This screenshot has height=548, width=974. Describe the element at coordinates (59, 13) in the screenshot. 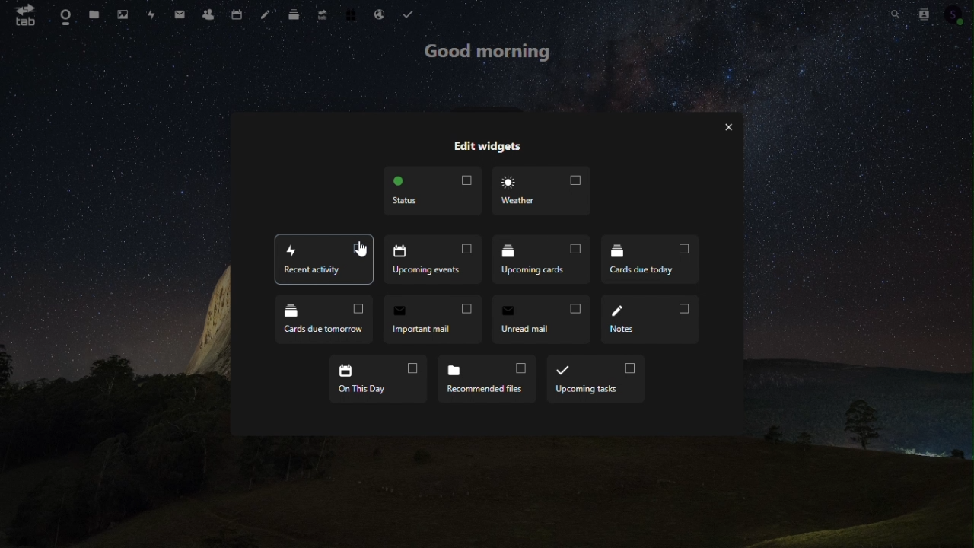

I see `Dashboard` at that location.